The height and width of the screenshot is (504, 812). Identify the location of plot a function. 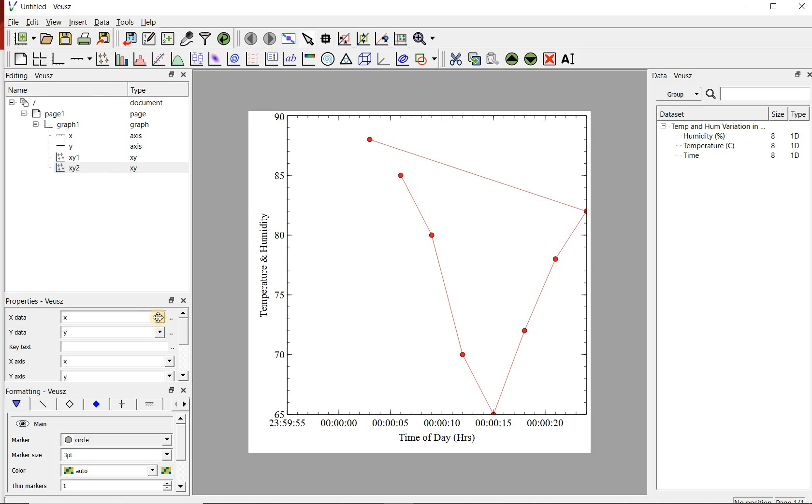
(178, 60).